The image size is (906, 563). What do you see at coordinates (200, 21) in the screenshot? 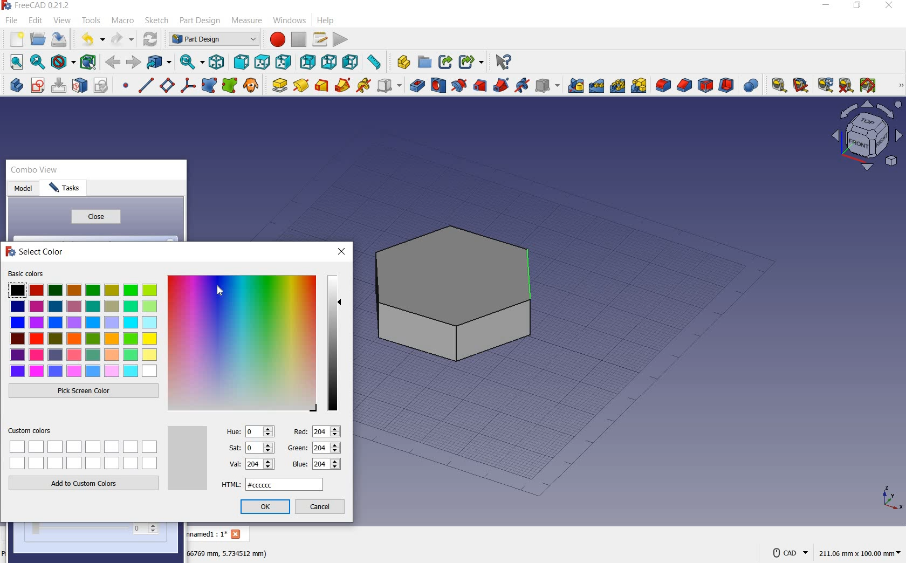
I see `part design` at bounding box center [200, 21].